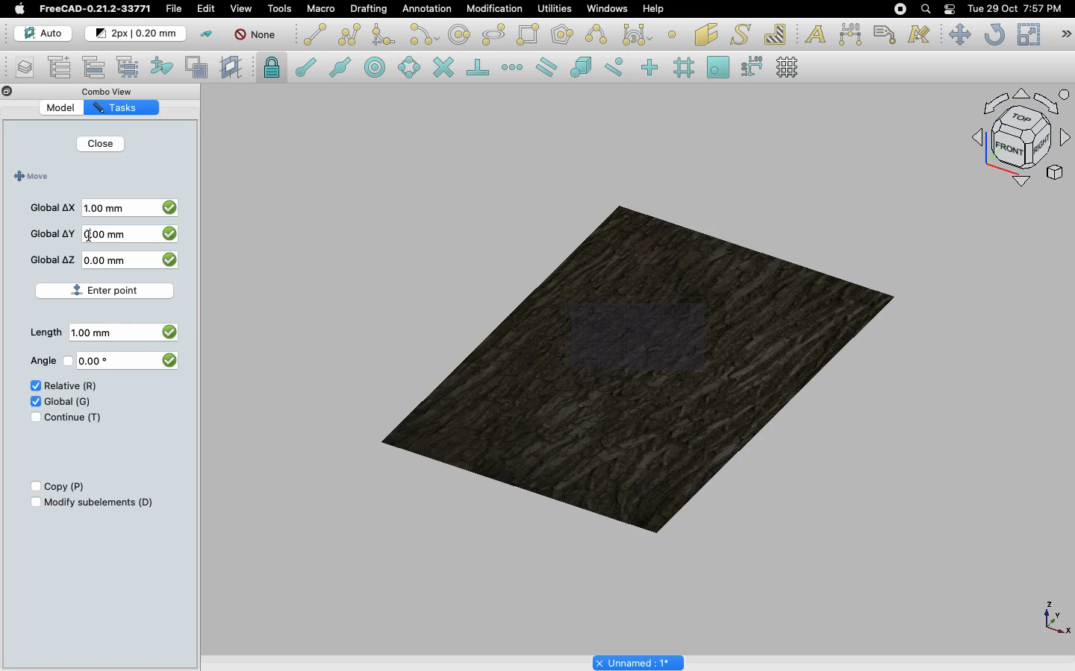  I want to click on Macro, so click(322, 9).